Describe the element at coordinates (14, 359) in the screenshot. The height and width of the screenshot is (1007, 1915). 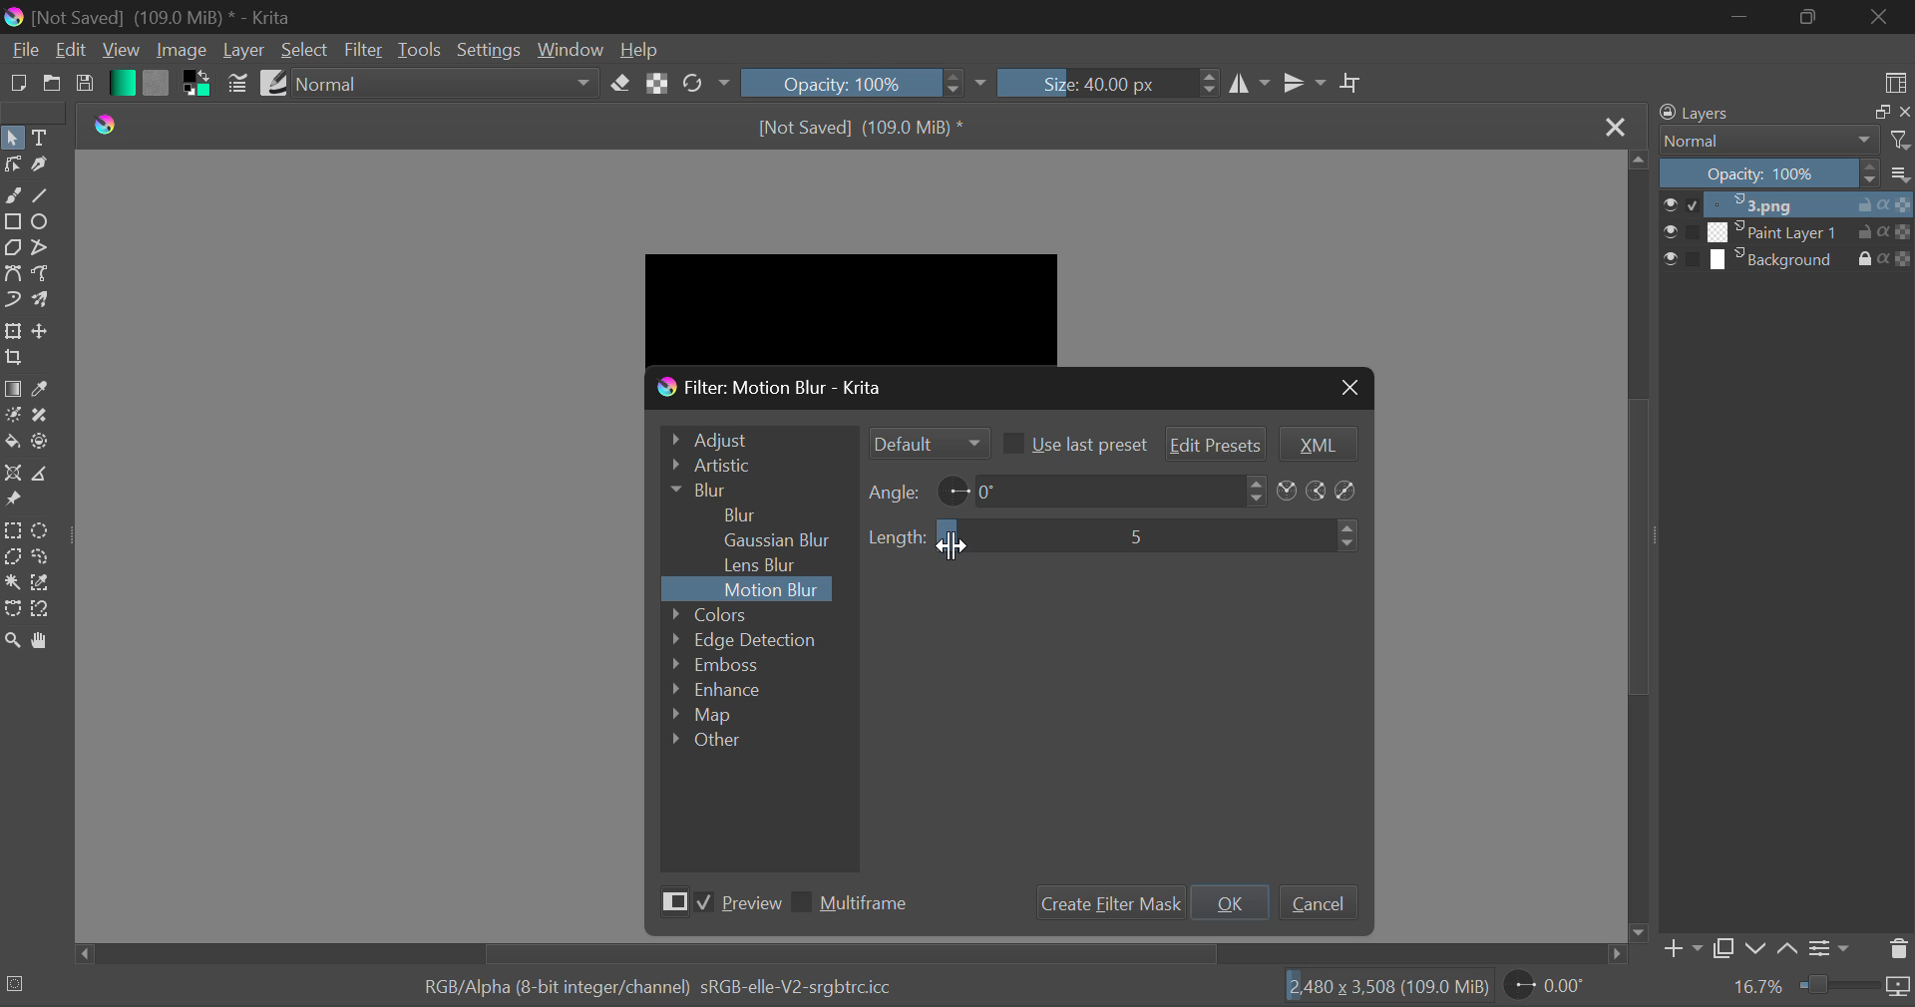
I see `Crop` at that location.